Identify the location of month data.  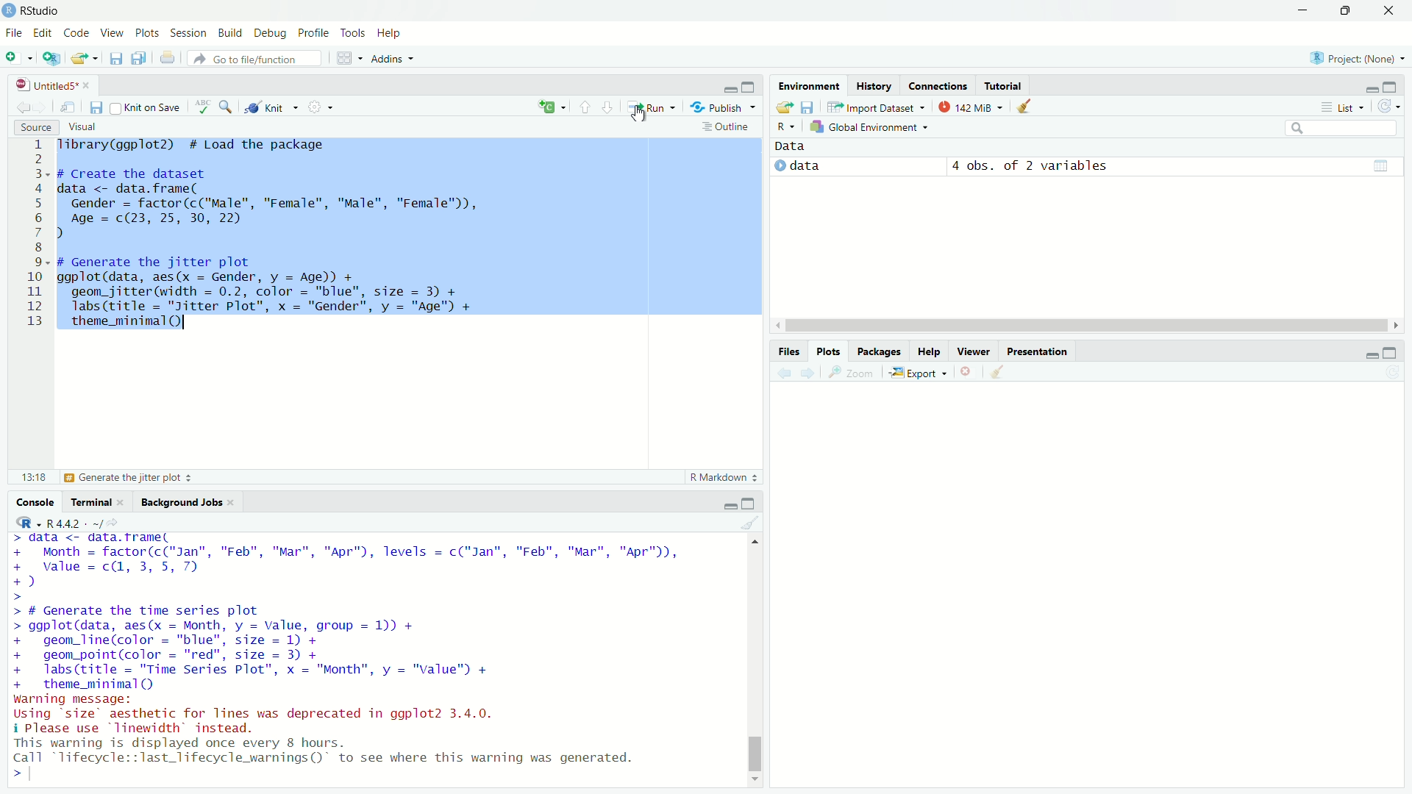
(347, 559).